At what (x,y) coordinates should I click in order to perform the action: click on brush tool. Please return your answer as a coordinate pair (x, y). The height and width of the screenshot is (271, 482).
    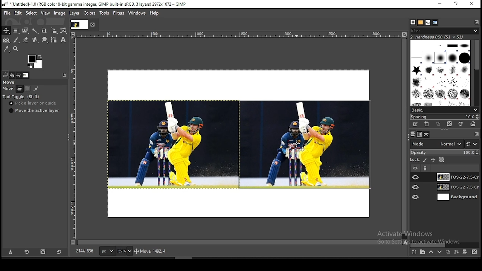
    Looking at the image, I should click on (16, 40).